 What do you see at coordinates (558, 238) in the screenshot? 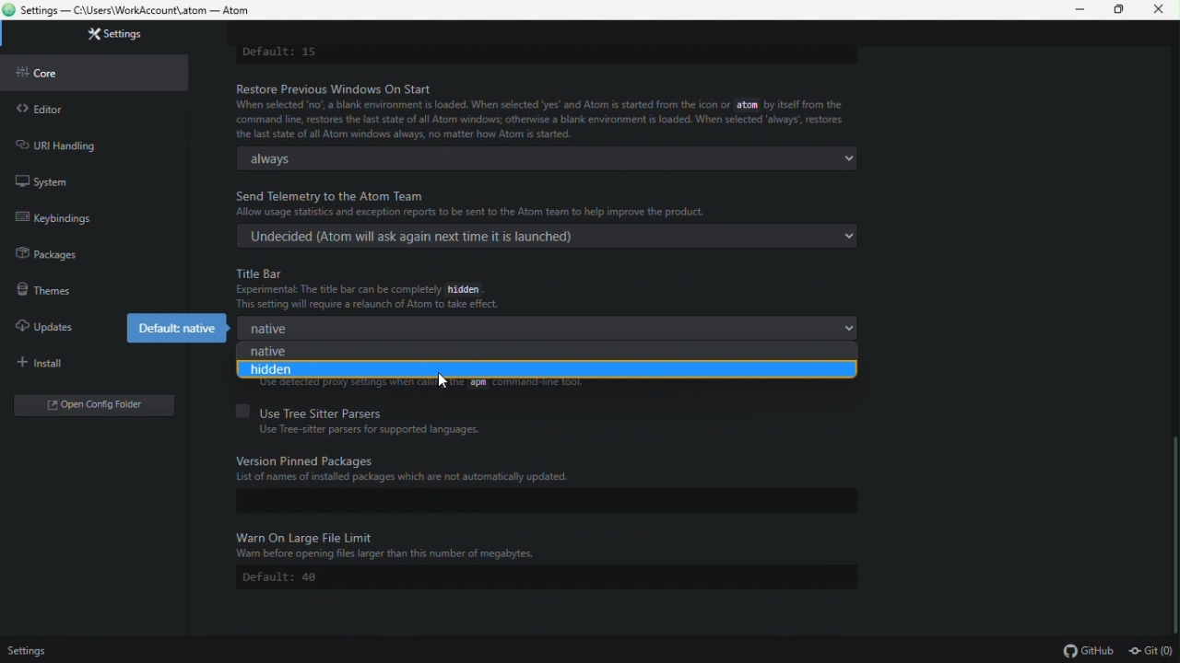
I see `Undecided (Atom will ask again next time it is launched) ` at bounding box center [558, 238].